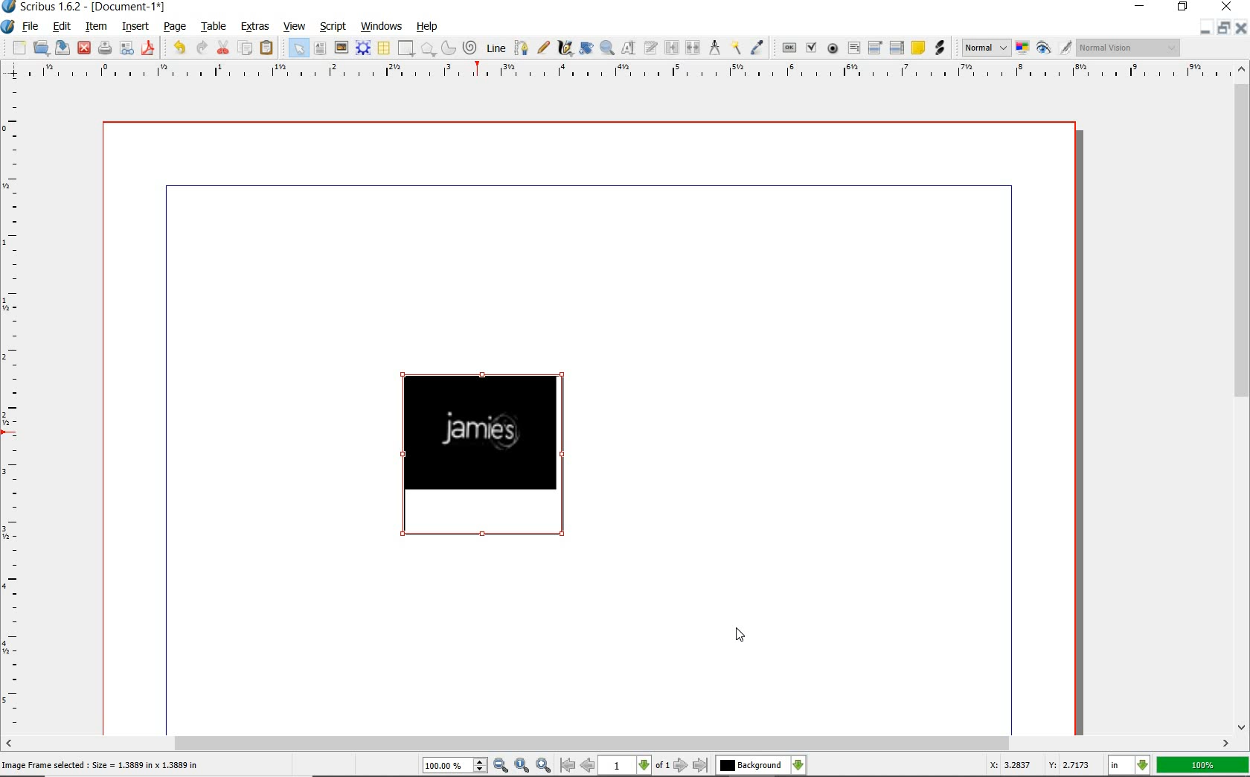 Image resolution: width=1250 pixels, height=777 pixels. Describe the element at coordinates (756, 48) in the screenshot. I see `eye dropper` at that location.